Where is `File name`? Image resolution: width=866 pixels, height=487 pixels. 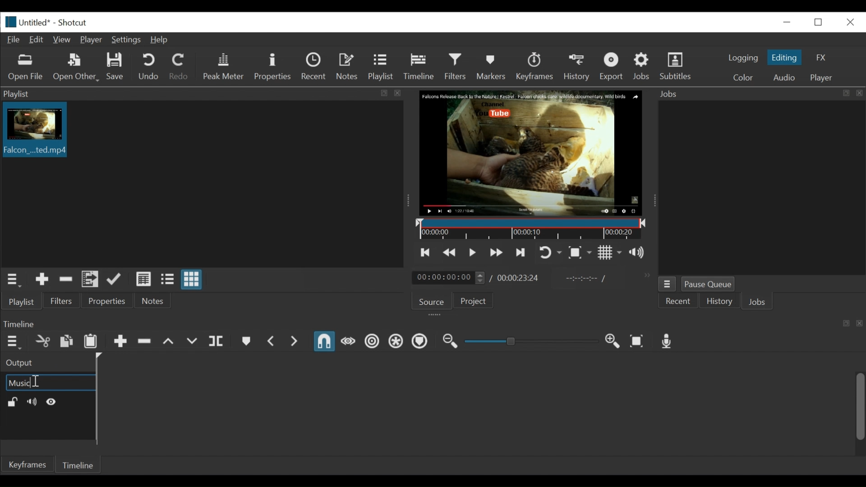 File name is located at coordinates (27, 21).